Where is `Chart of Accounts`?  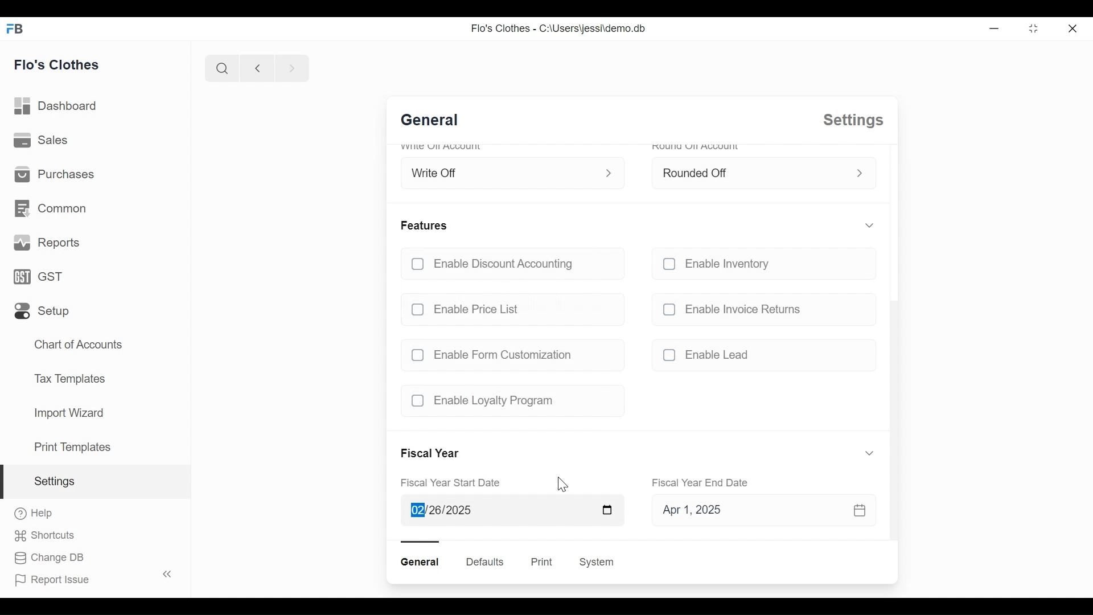
Chart of Accounts is located at coordinates (79, 343).